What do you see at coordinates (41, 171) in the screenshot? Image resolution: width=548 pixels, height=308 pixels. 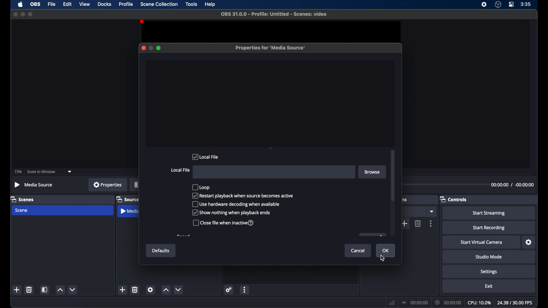 I see `scale to window` at bounding box center [41, 171].